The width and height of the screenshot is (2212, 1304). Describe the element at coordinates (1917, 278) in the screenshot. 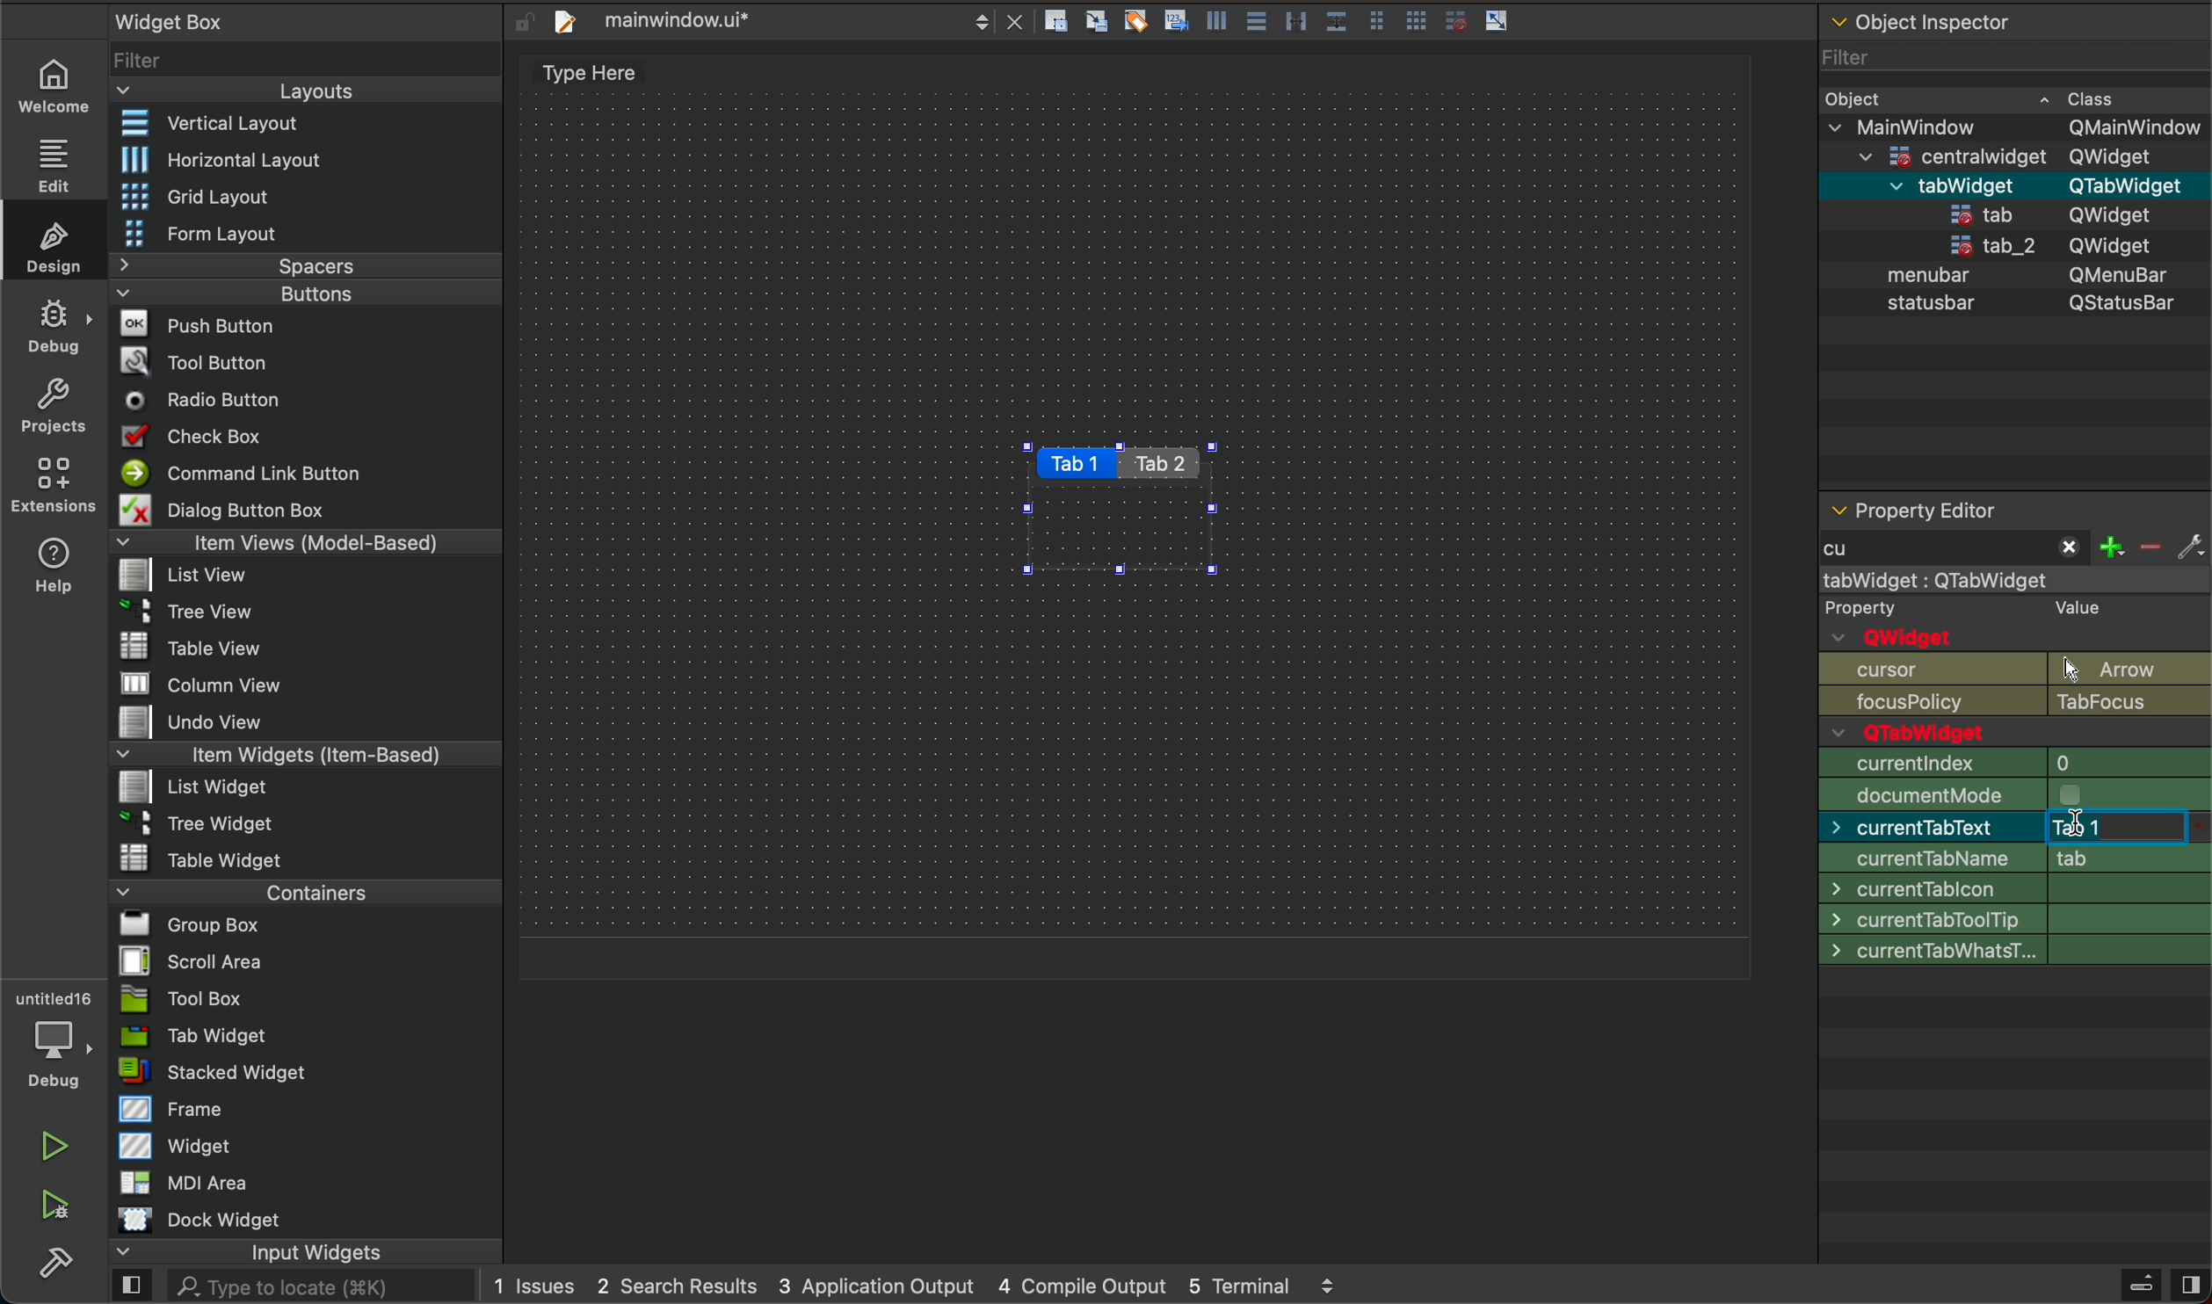

I see `menubar` at that location.